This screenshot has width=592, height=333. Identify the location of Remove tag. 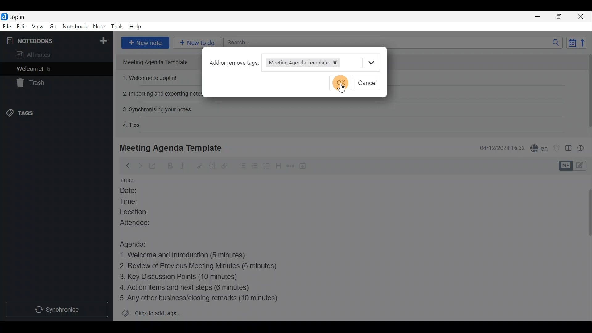
(336, 63).